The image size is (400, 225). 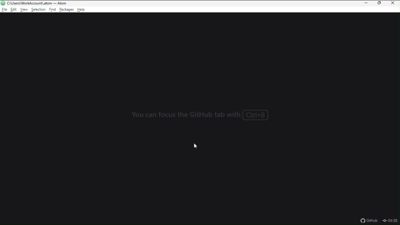 I want to click on Restore, so click(x=380, y=4).